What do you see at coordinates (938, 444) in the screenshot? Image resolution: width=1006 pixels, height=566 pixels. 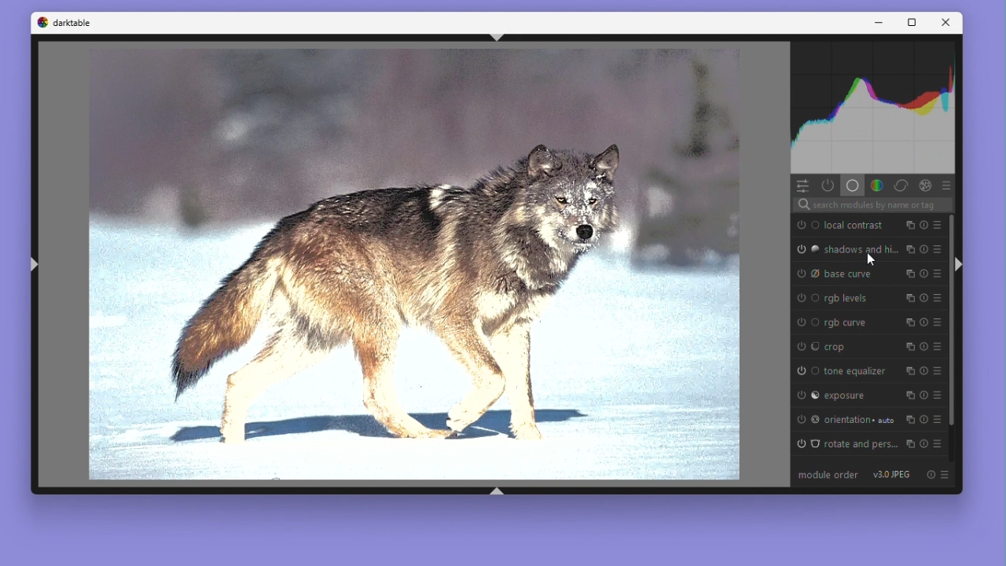 I see `presets` at bounding box center [938, 444].